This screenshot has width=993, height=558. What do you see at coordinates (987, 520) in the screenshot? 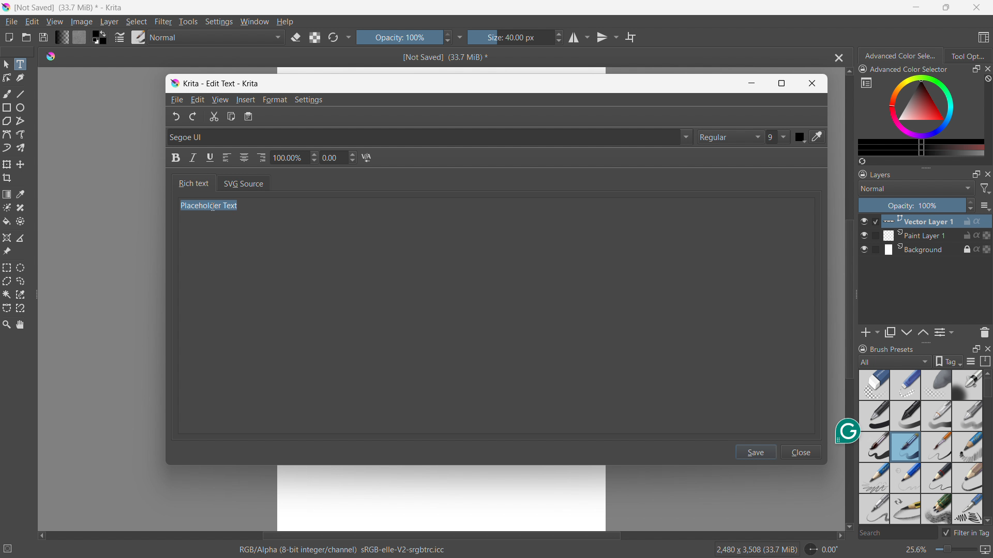
I see `scroll down` at bounding box center [987, 520].